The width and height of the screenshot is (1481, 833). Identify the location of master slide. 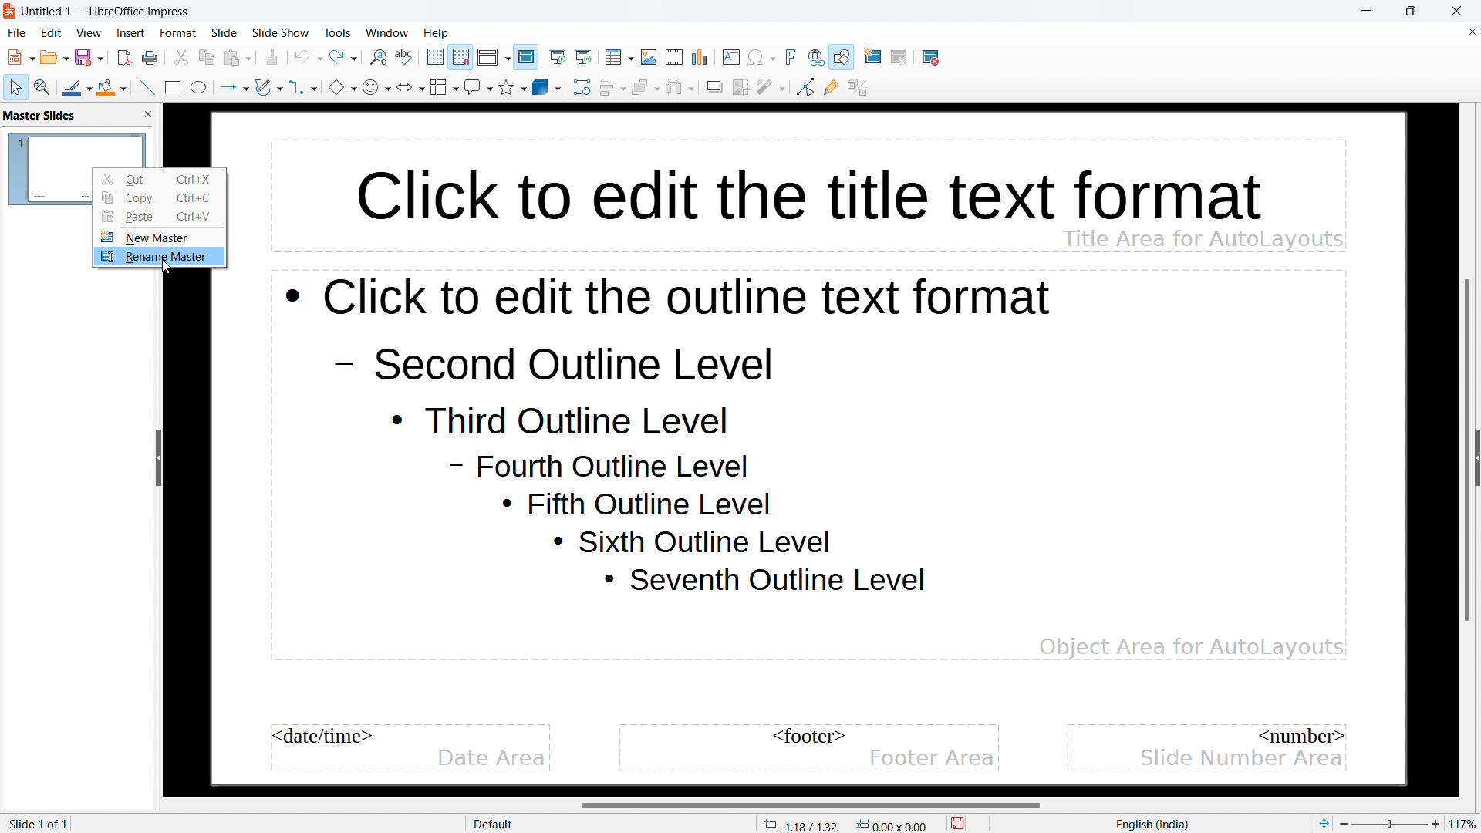
(527, 57).